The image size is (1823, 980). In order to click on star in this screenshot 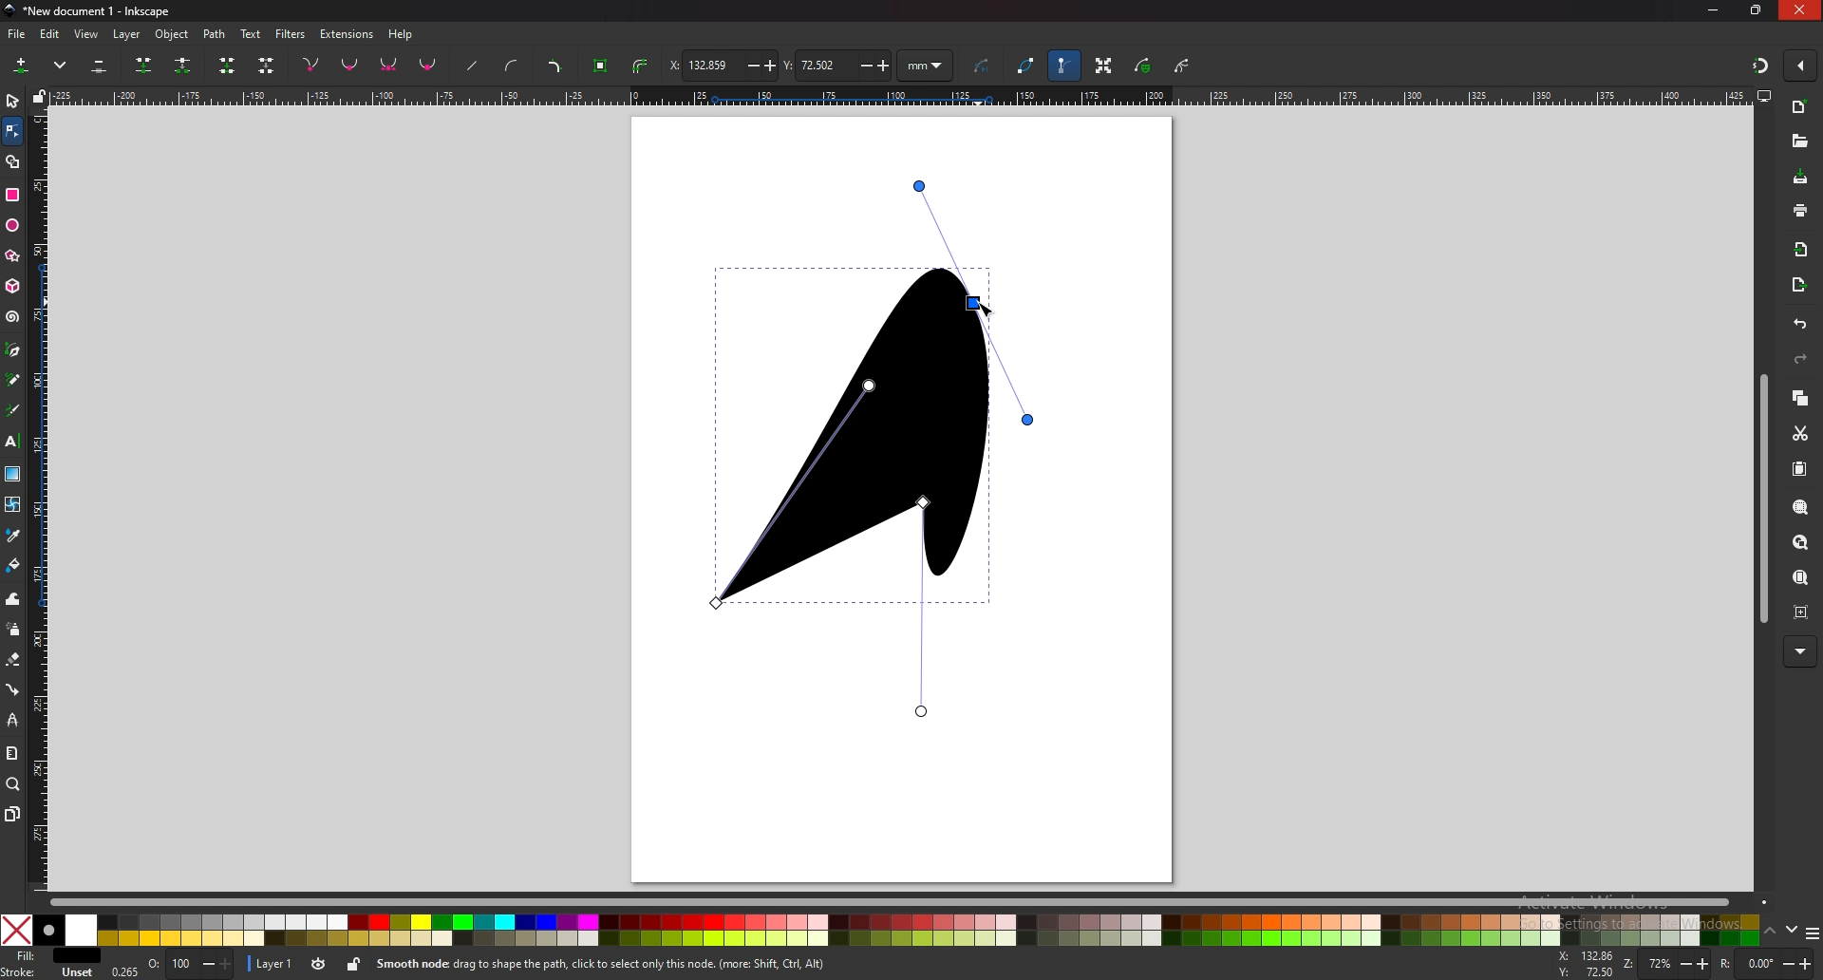, I will do `click(14, 257)`.